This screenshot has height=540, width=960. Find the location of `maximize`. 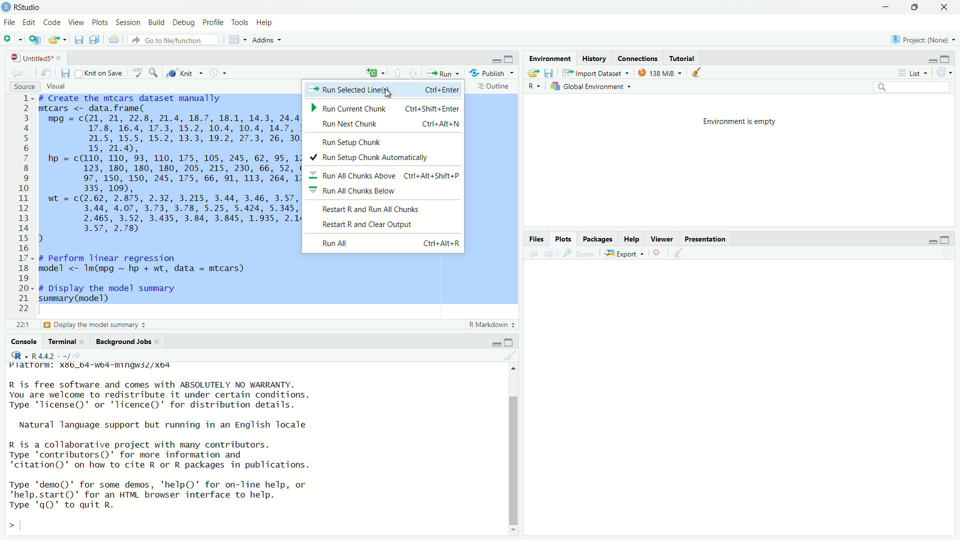

maximize is located at coordinates (944, 241).